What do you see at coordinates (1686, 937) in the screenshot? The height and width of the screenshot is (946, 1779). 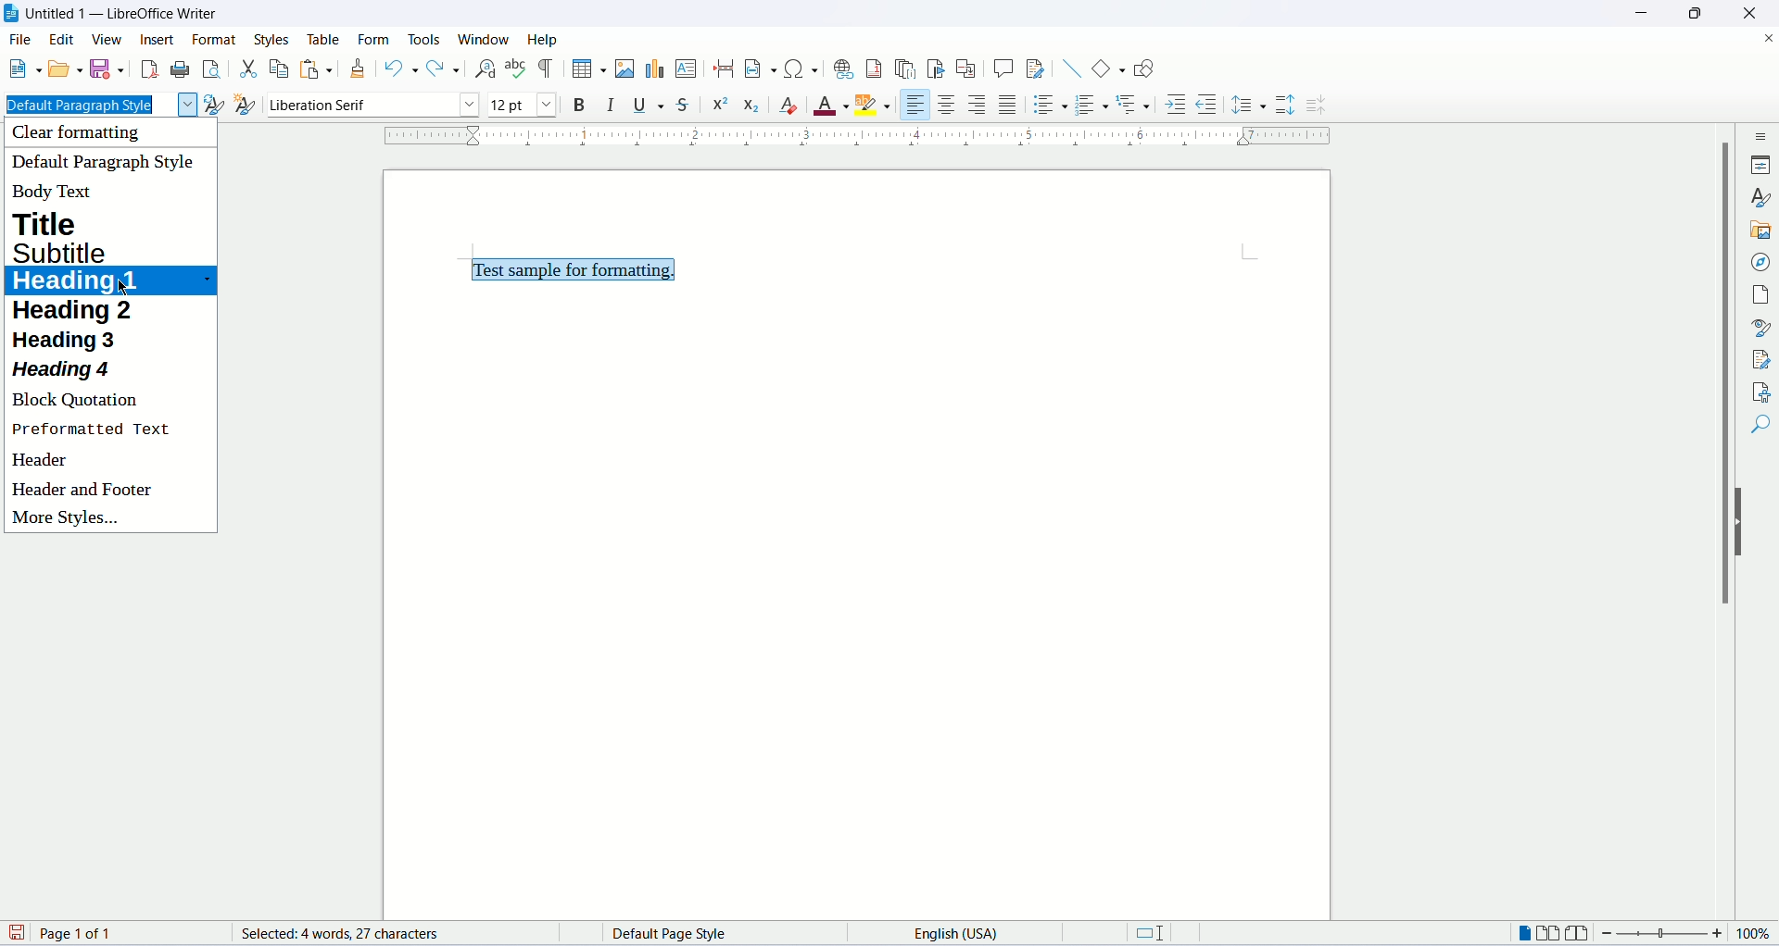 I see `zoom factor` at bounding box center [1686, 937].